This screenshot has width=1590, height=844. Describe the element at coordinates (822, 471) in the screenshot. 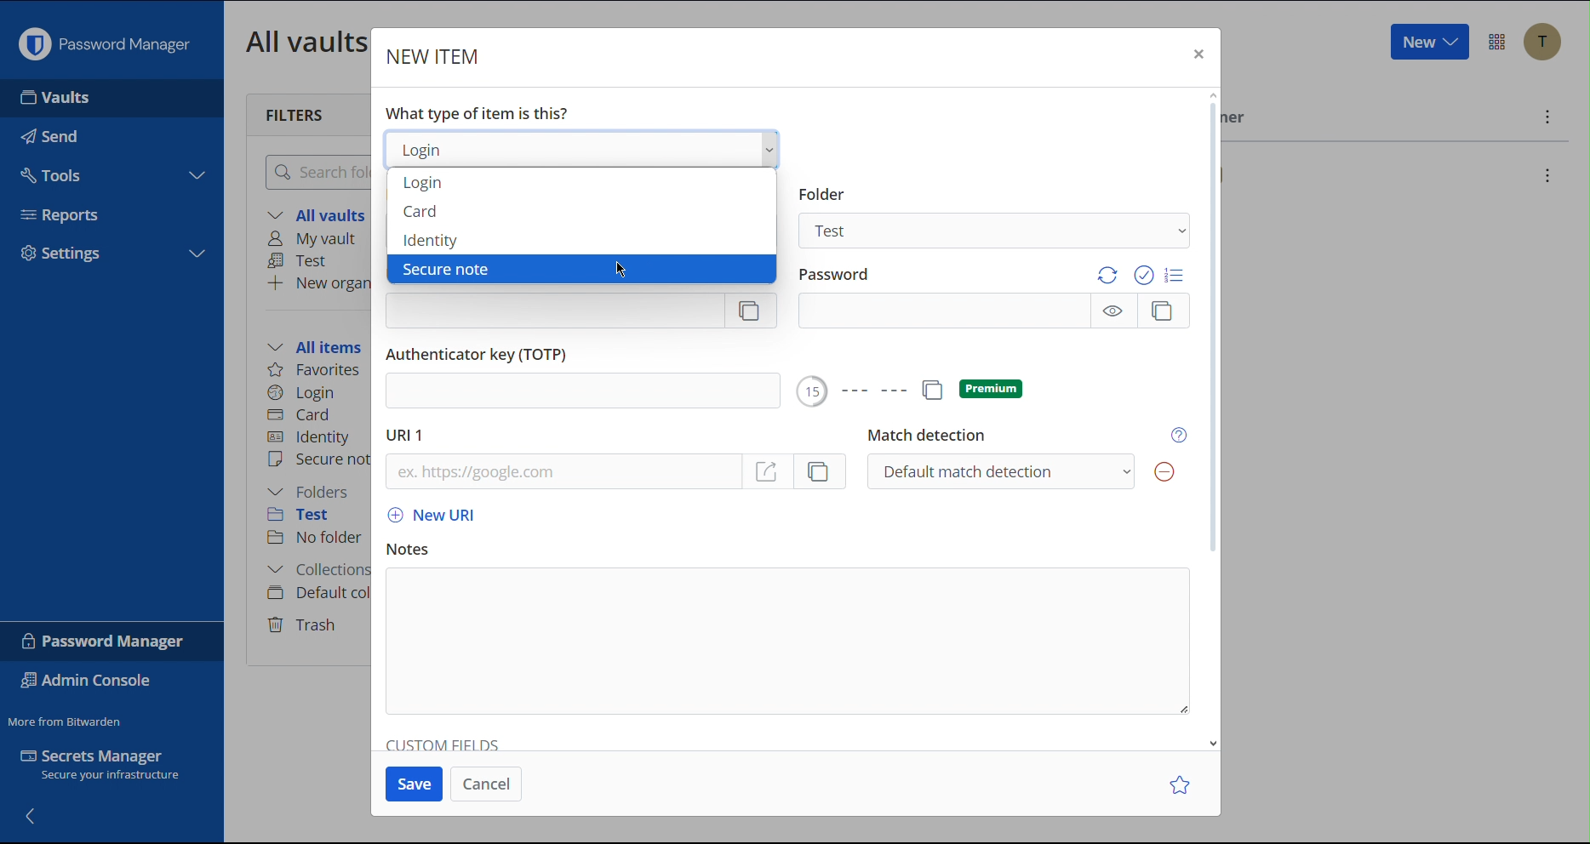

I see `copy` at that location.